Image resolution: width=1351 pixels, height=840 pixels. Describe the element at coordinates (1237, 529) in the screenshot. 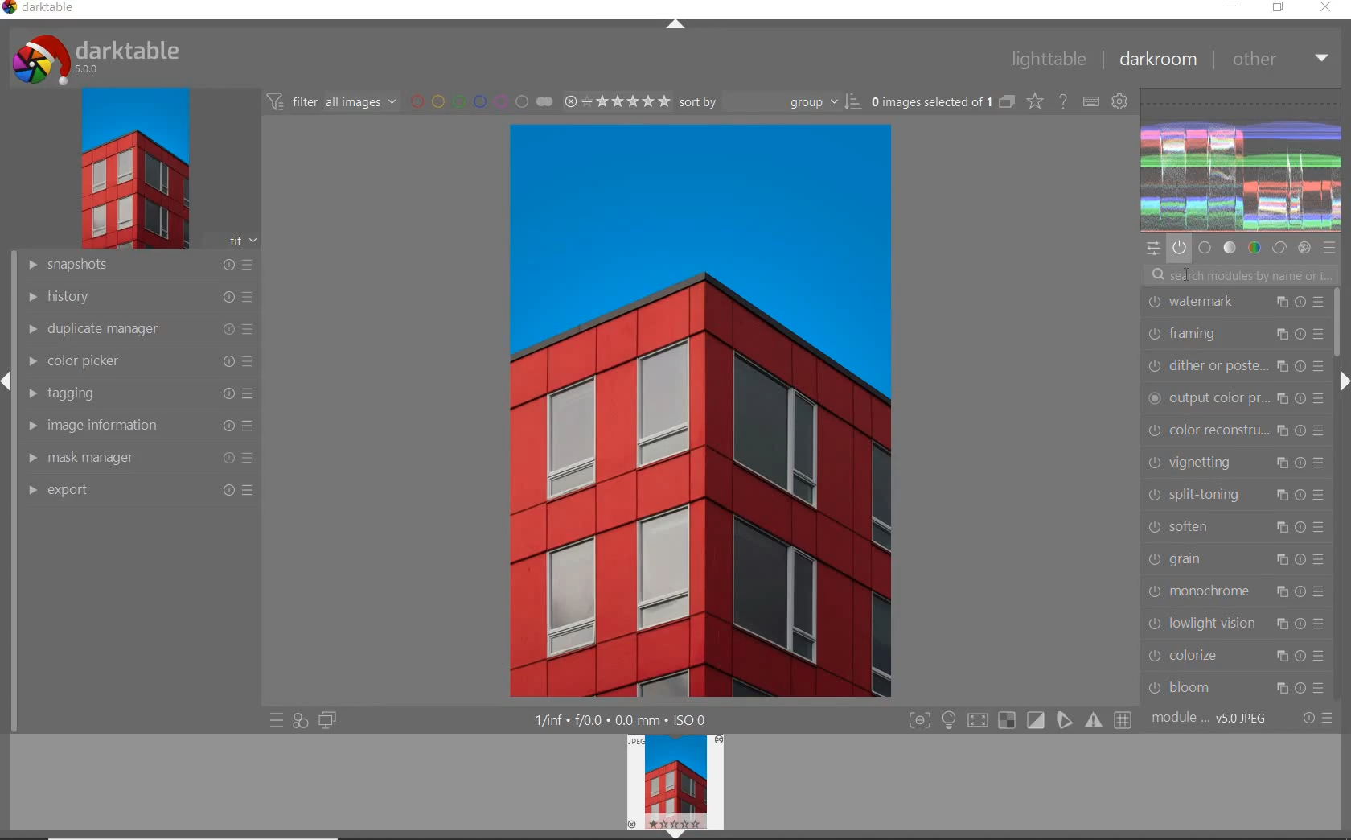

I see `soften` at that location.